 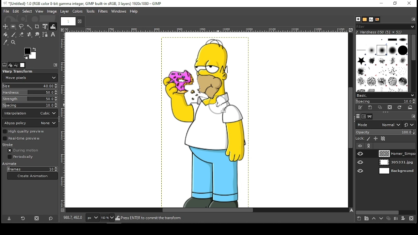 What do you see at coordinates (388, 219) in the screenshot?
I see `duplicate layer` at bounding box center [388, 219].